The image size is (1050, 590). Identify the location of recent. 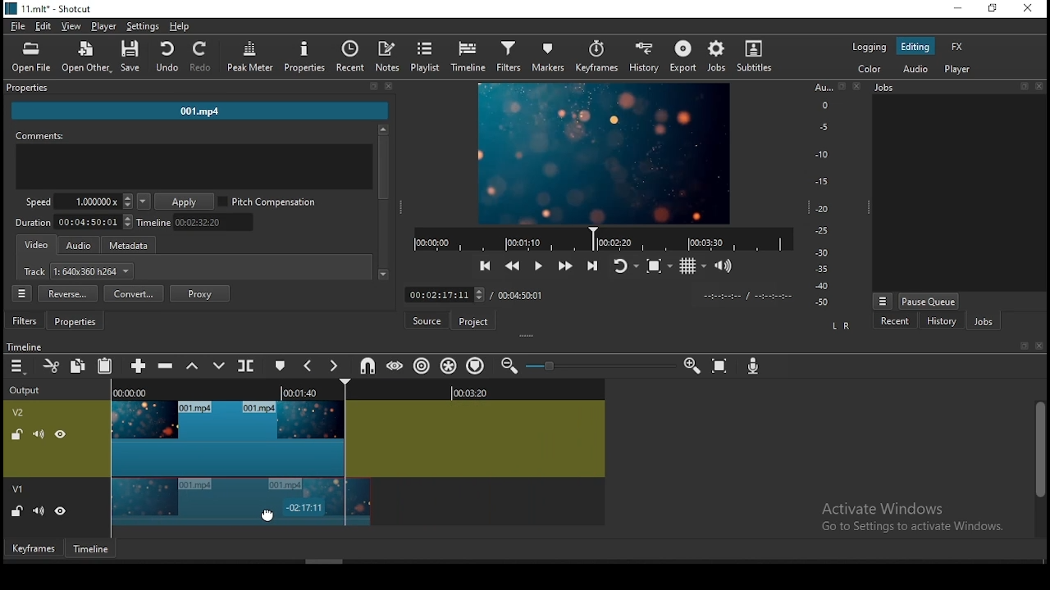
(351, 57).